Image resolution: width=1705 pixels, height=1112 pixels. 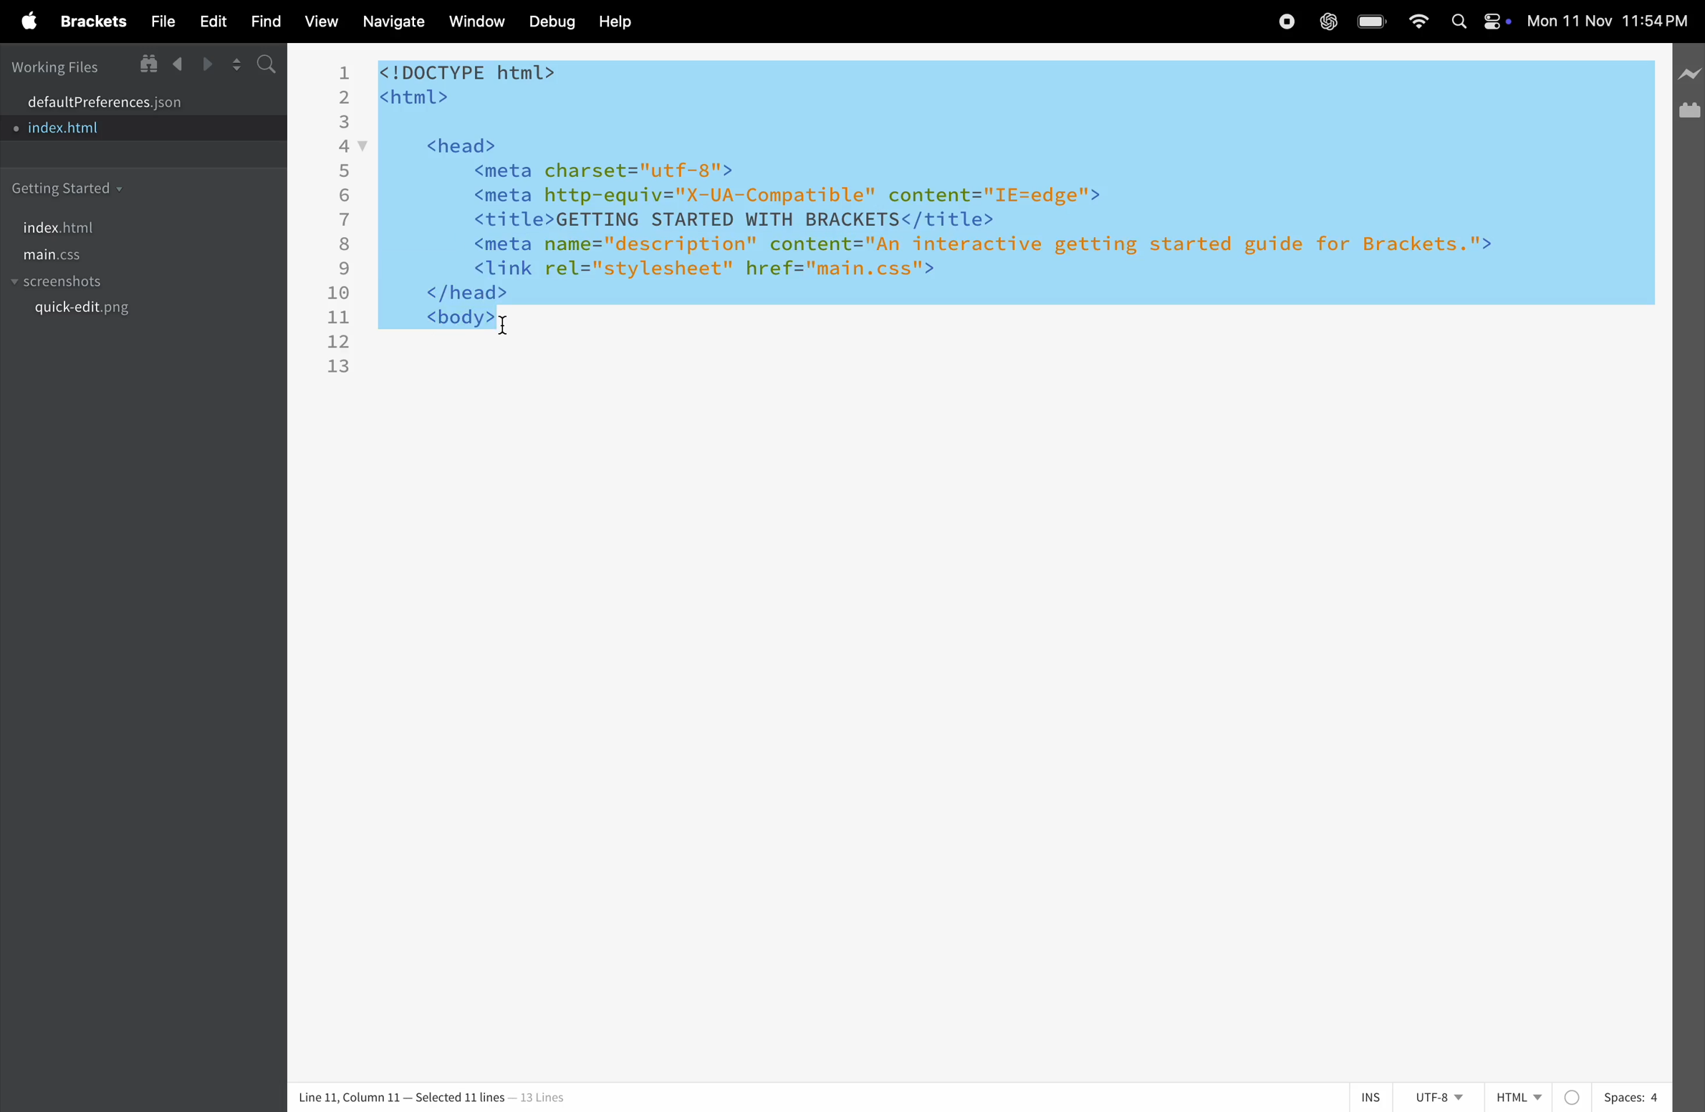 I want to click on working files, so click(x=56, y=66).